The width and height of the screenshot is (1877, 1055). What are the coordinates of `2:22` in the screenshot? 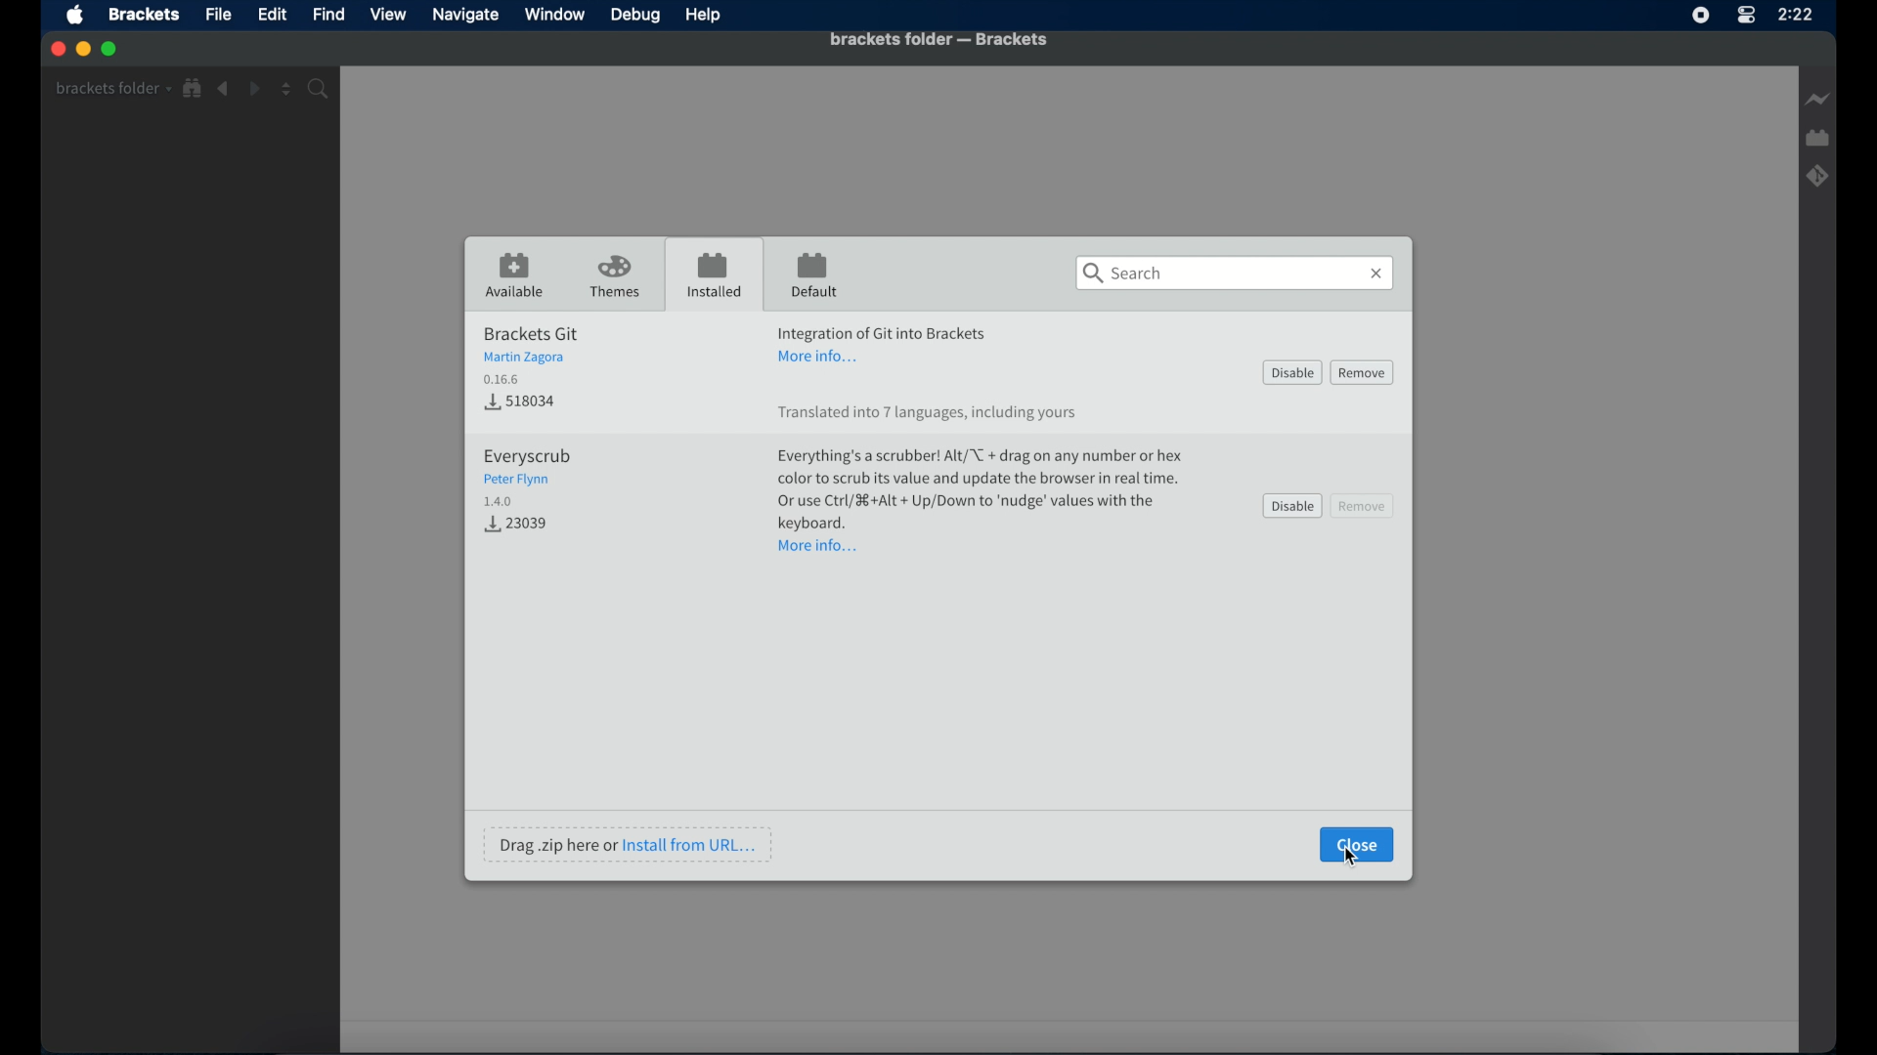 It's located at (1803, 20).